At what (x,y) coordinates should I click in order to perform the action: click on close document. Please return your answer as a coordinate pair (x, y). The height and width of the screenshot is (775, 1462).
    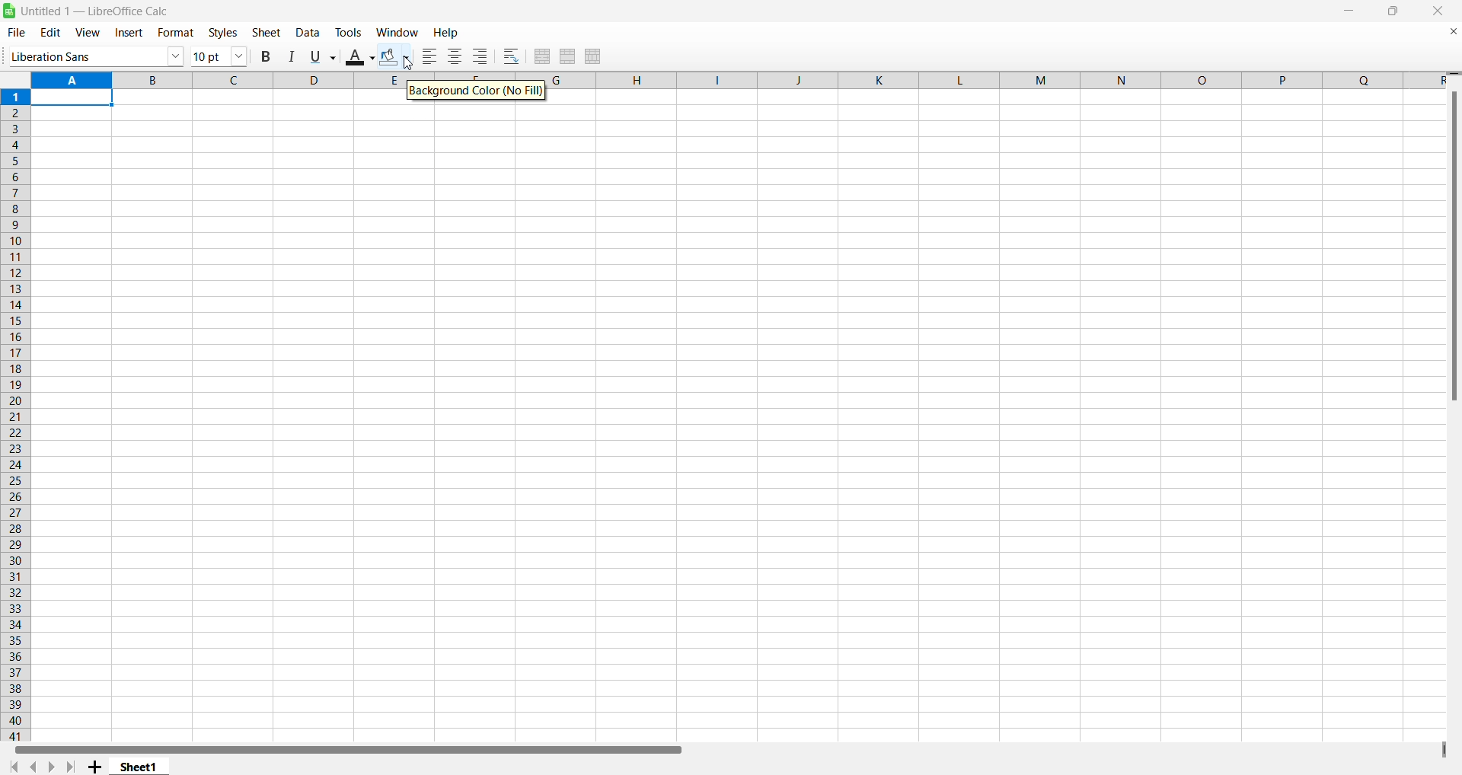
    Looking at the image, I should click on (1448, 32).